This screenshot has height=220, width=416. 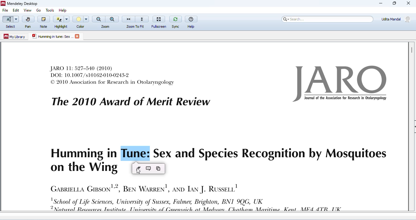 I want to click on help, so click(x=192, y=21).